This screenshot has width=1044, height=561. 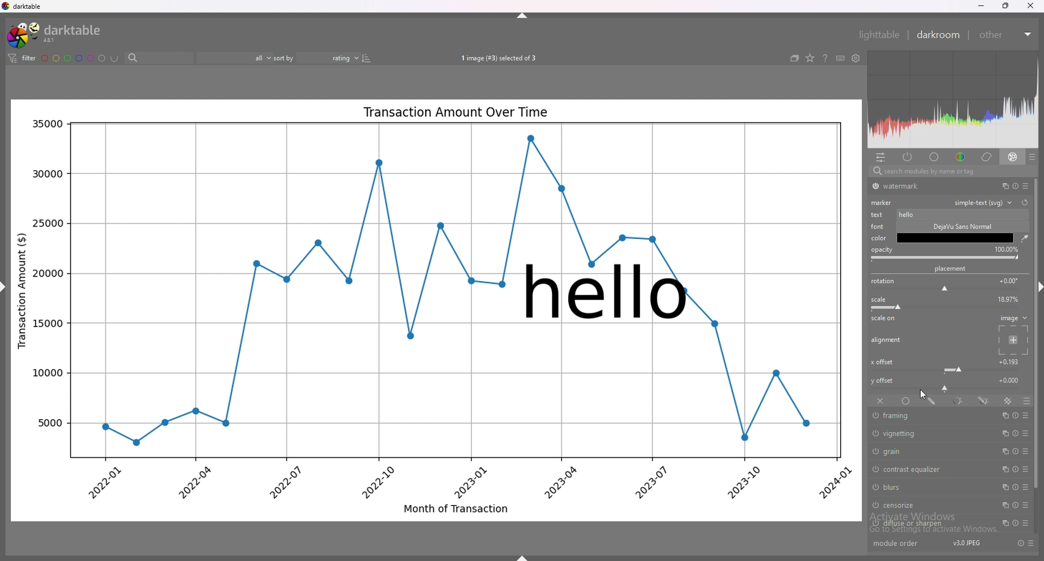 What do you see at coordinates (1004, 487) in the screenshot?
I see `multiple instances action` at bounding box center [1004, 487].